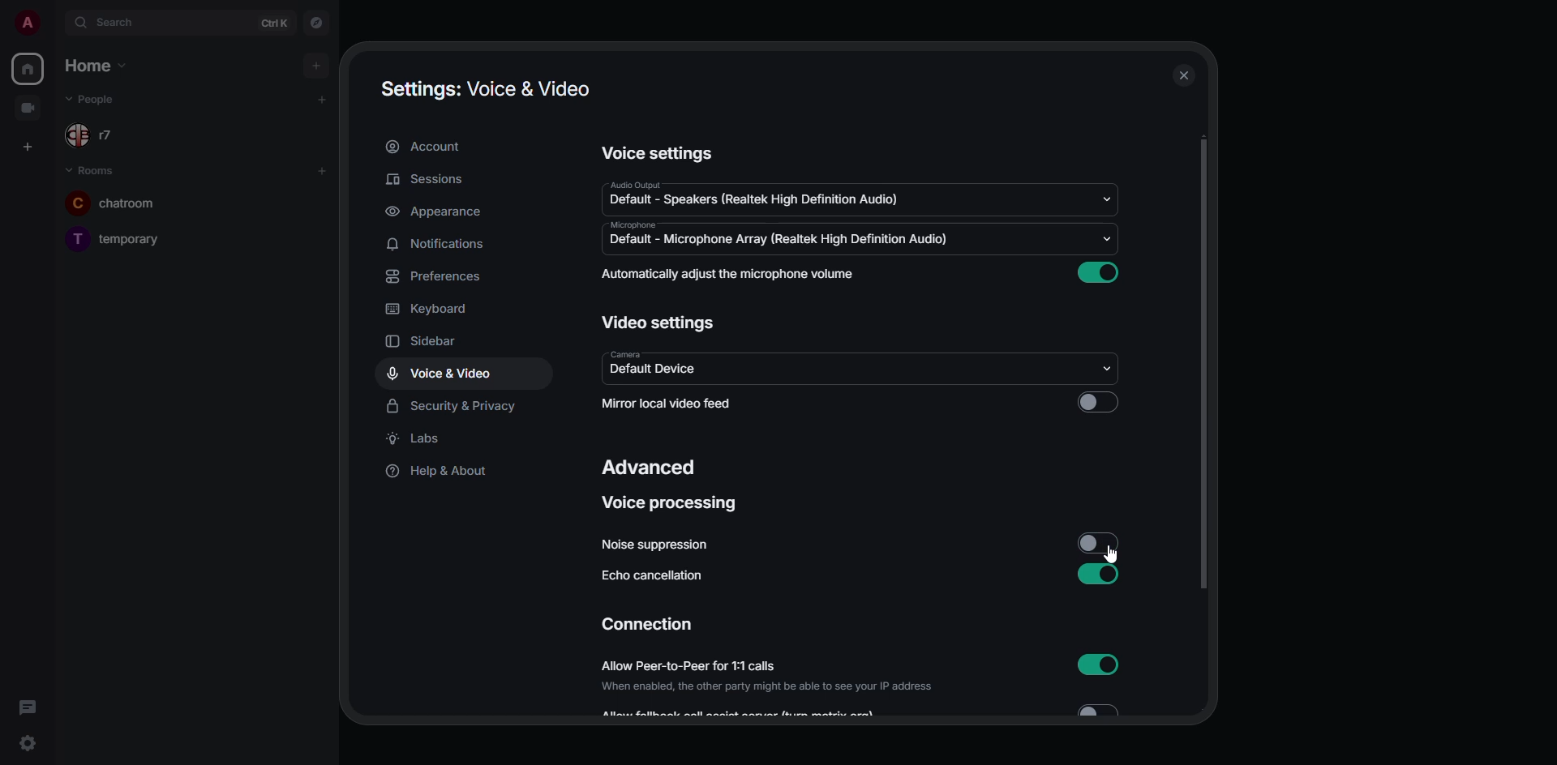 This screenshot has height=765, width=1557. I want to click on audio output, so click(633, 186).